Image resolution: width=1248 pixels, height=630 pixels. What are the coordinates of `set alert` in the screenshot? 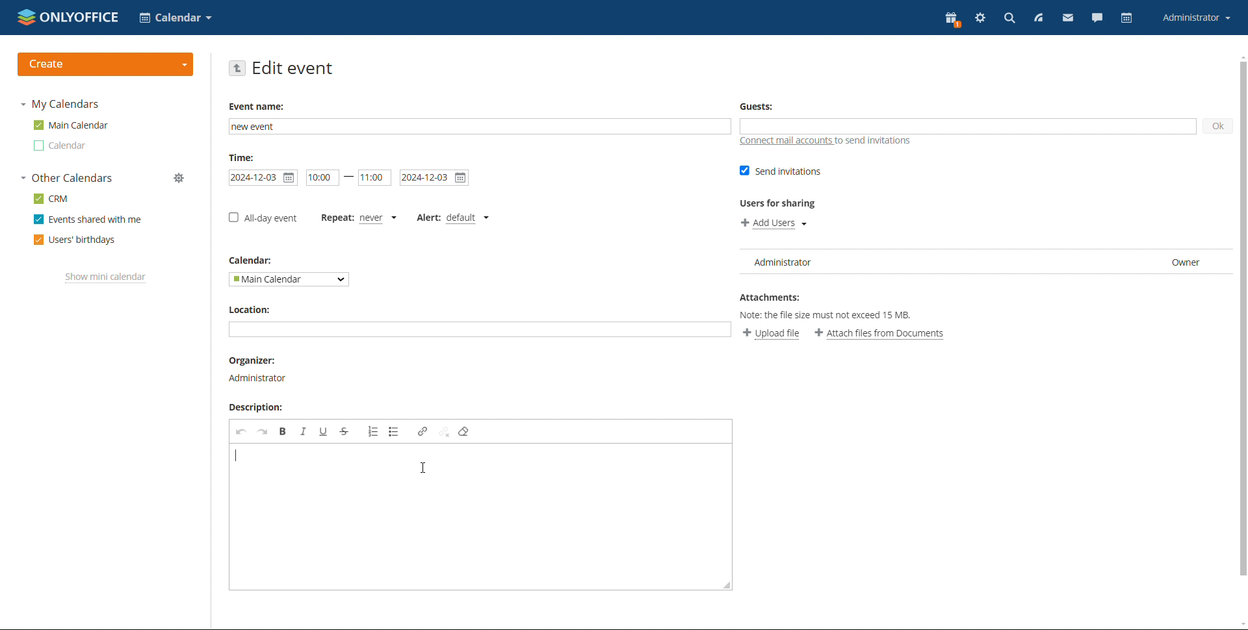 It's located at (452, 219).